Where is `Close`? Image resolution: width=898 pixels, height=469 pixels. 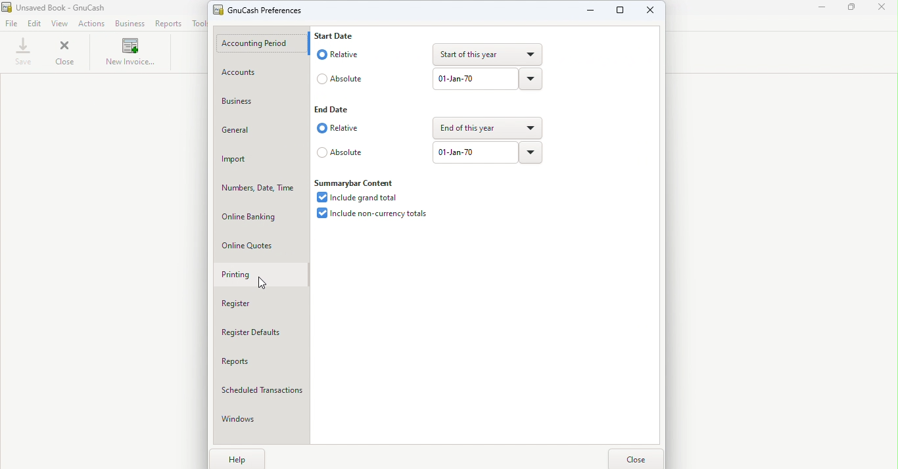 Close is located at coordinates (66, 55).